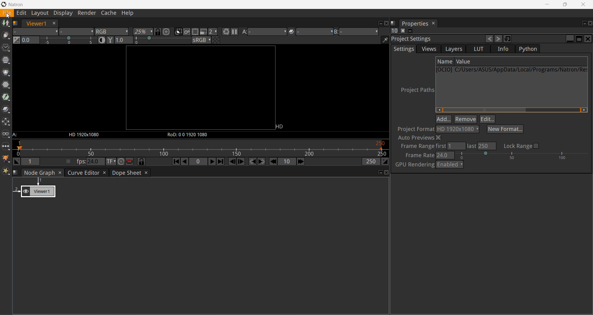 The image size is (593, 315). What do you see at coordinates (59, 40) in the screenshot?
I see `Gain` at bounding box center [59, 40].